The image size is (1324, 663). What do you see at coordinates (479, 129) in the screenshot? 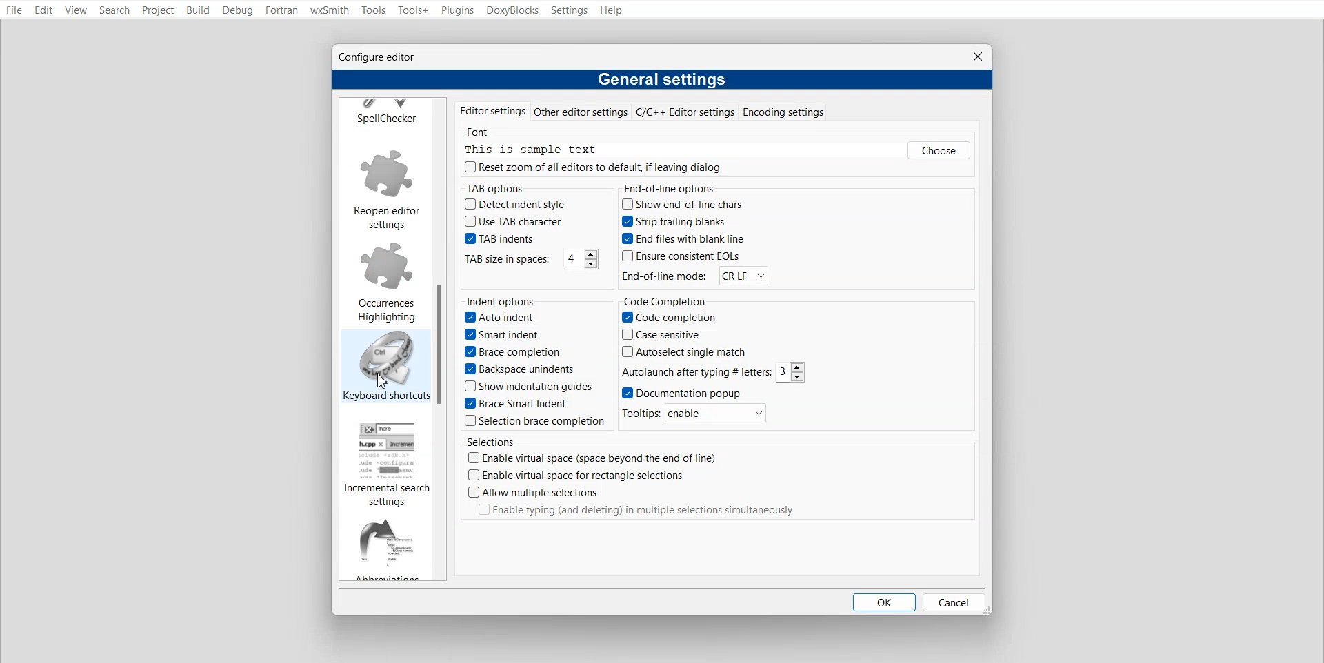
I see `Font` at bounding box center [479, 129].